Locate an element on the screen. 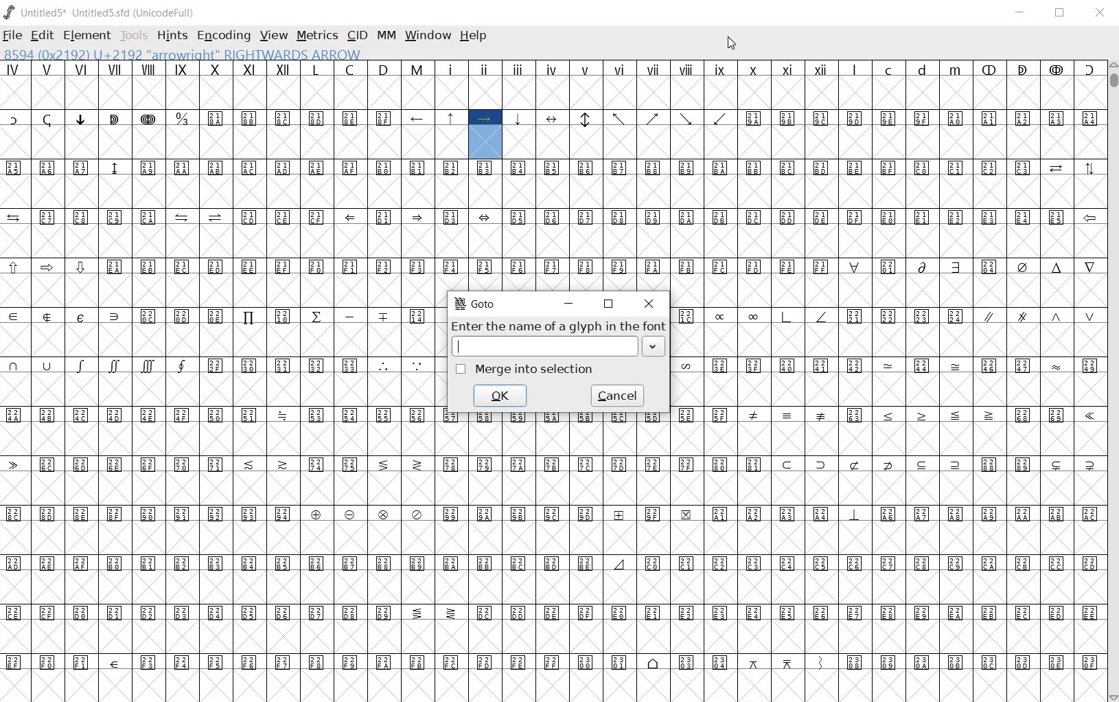 The width and height of the screenshot is (1119, 702). merge into selection is located at coordinates (529, 368).